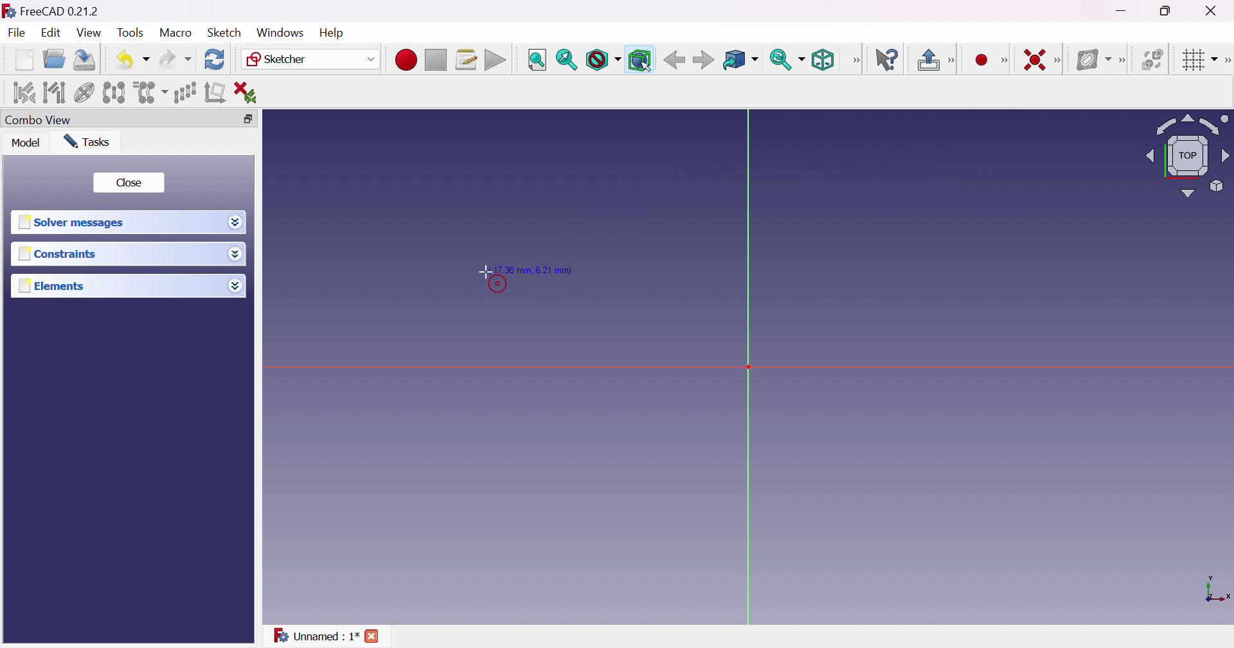 The width and height of the screenshot is (1234, 648). I want to click on Model, so click(27, 143).